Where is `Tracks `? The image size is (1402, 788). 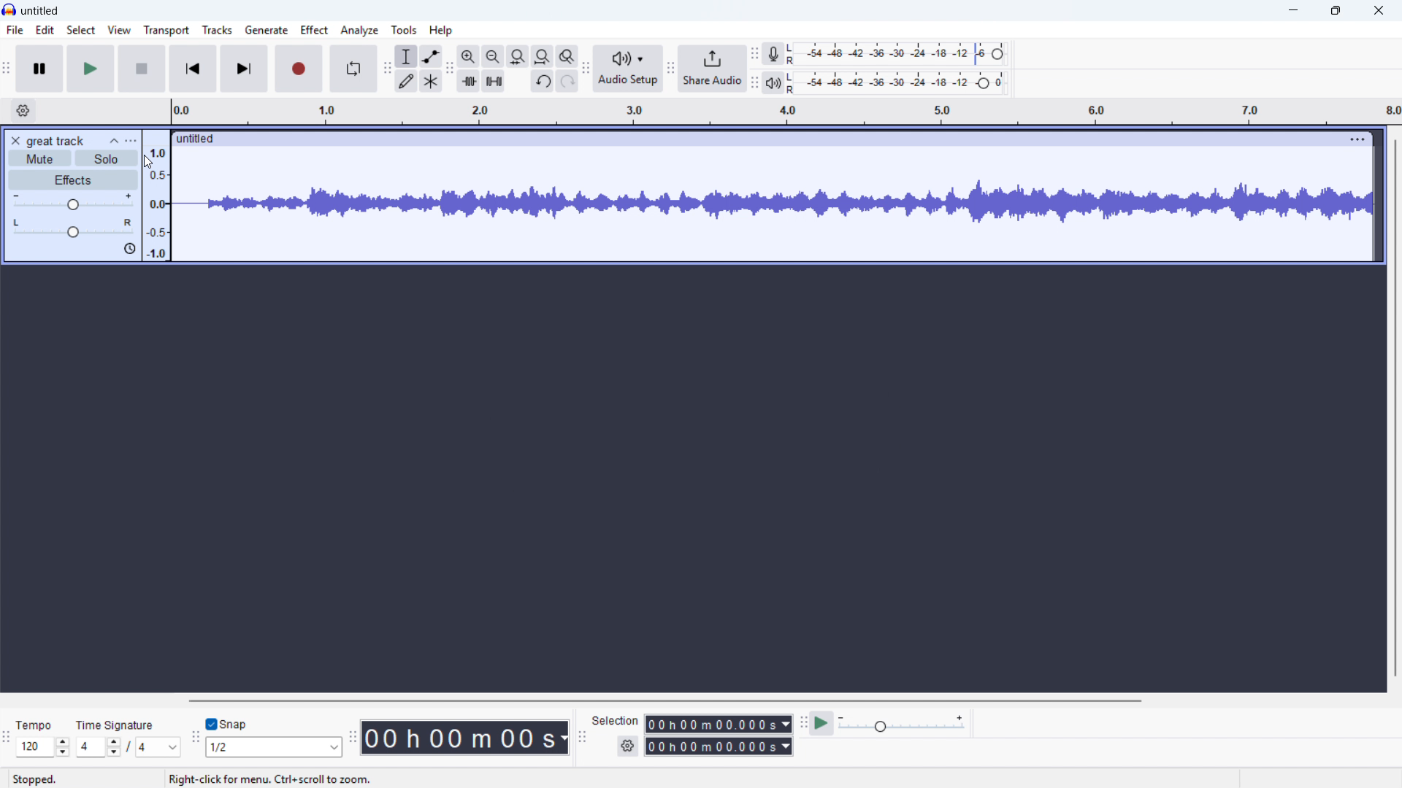 Tracks  is located at coordinates (218, 29).